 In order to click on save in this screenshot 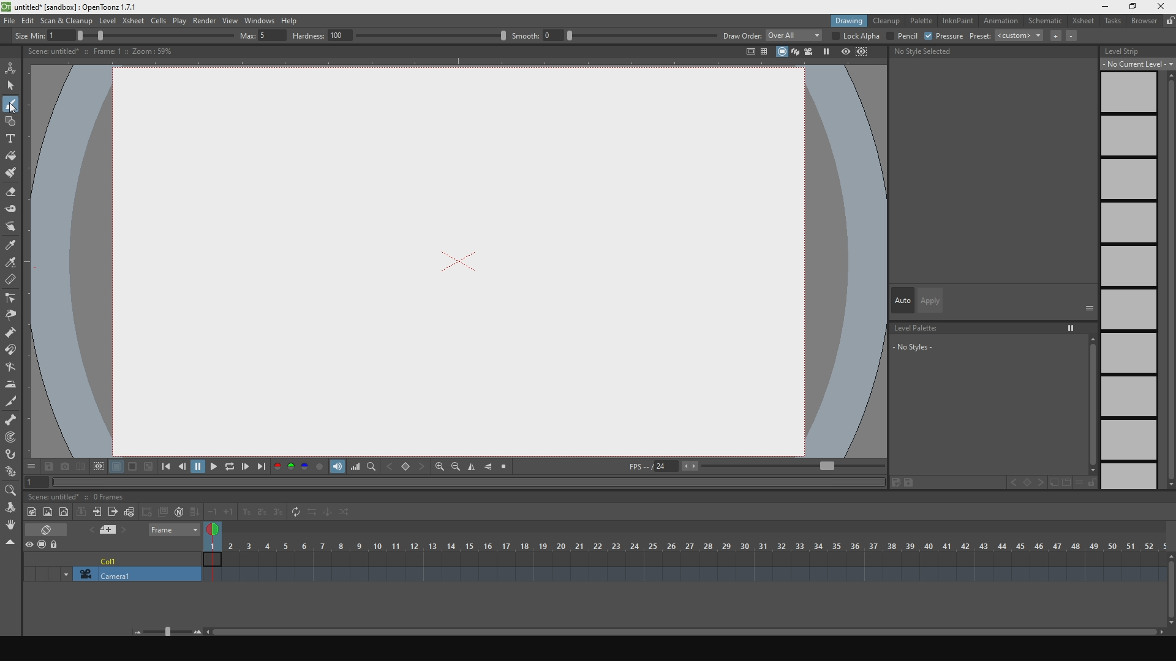, I will do `click(48, 467)`.